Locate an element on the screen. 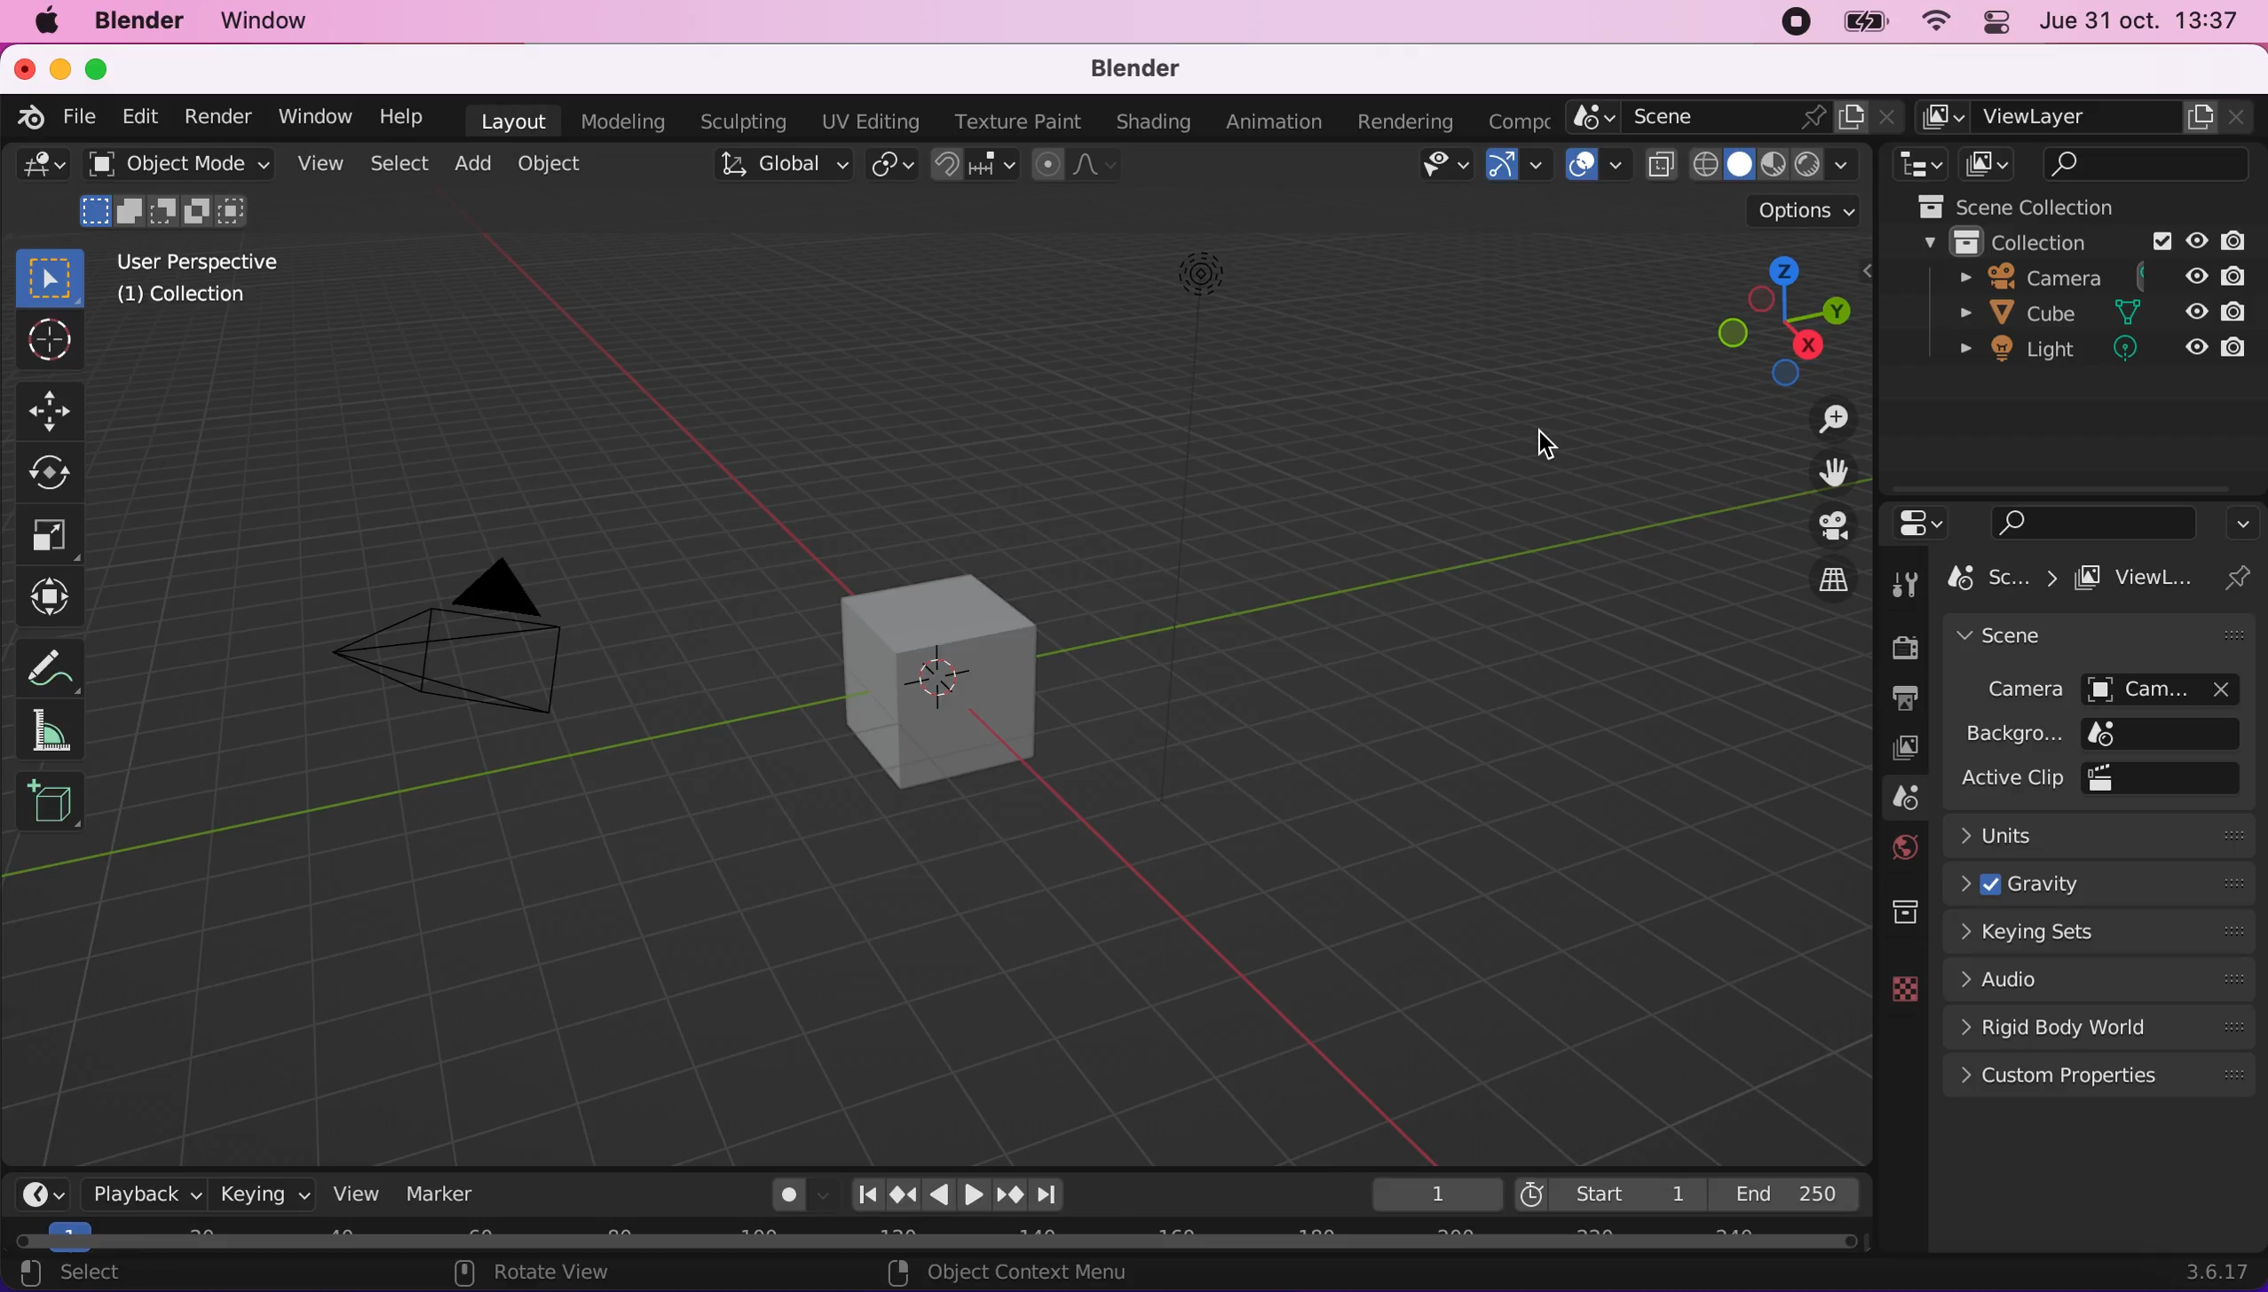 This screenshot has width=2268, height=1292. measure is located at coordinates (58, 734).